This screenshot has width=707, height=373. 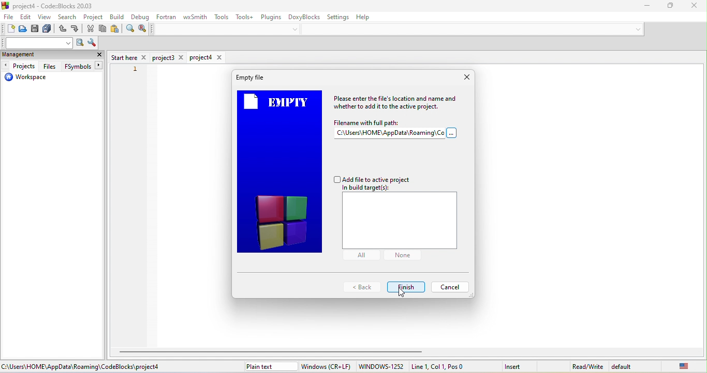 What do you see at coordinates (26, 18) in the screenshot?
I see `edit` at bounding box center [26, 18].